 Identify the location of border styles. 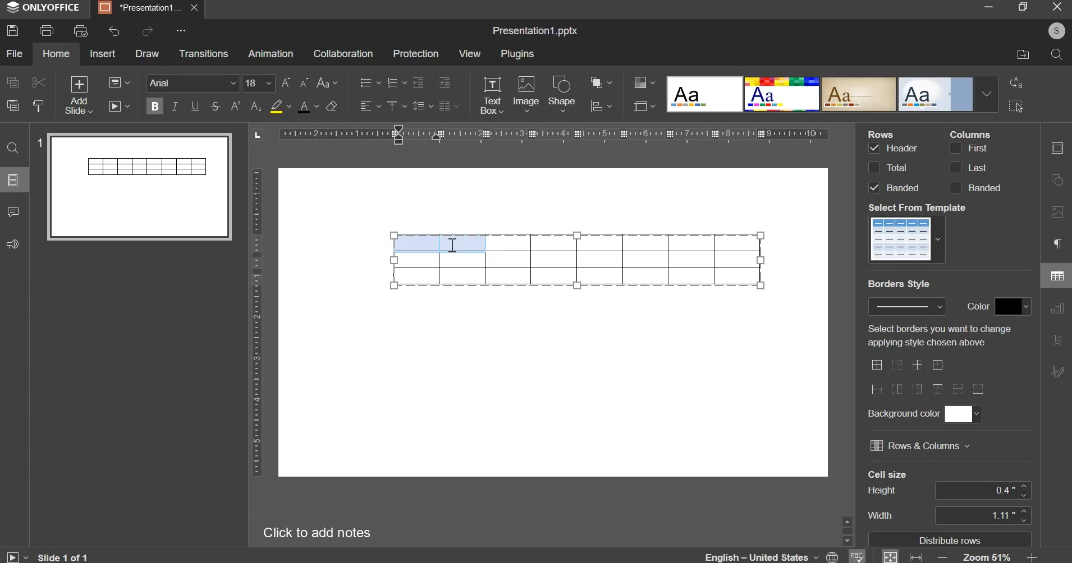
(928, 376).